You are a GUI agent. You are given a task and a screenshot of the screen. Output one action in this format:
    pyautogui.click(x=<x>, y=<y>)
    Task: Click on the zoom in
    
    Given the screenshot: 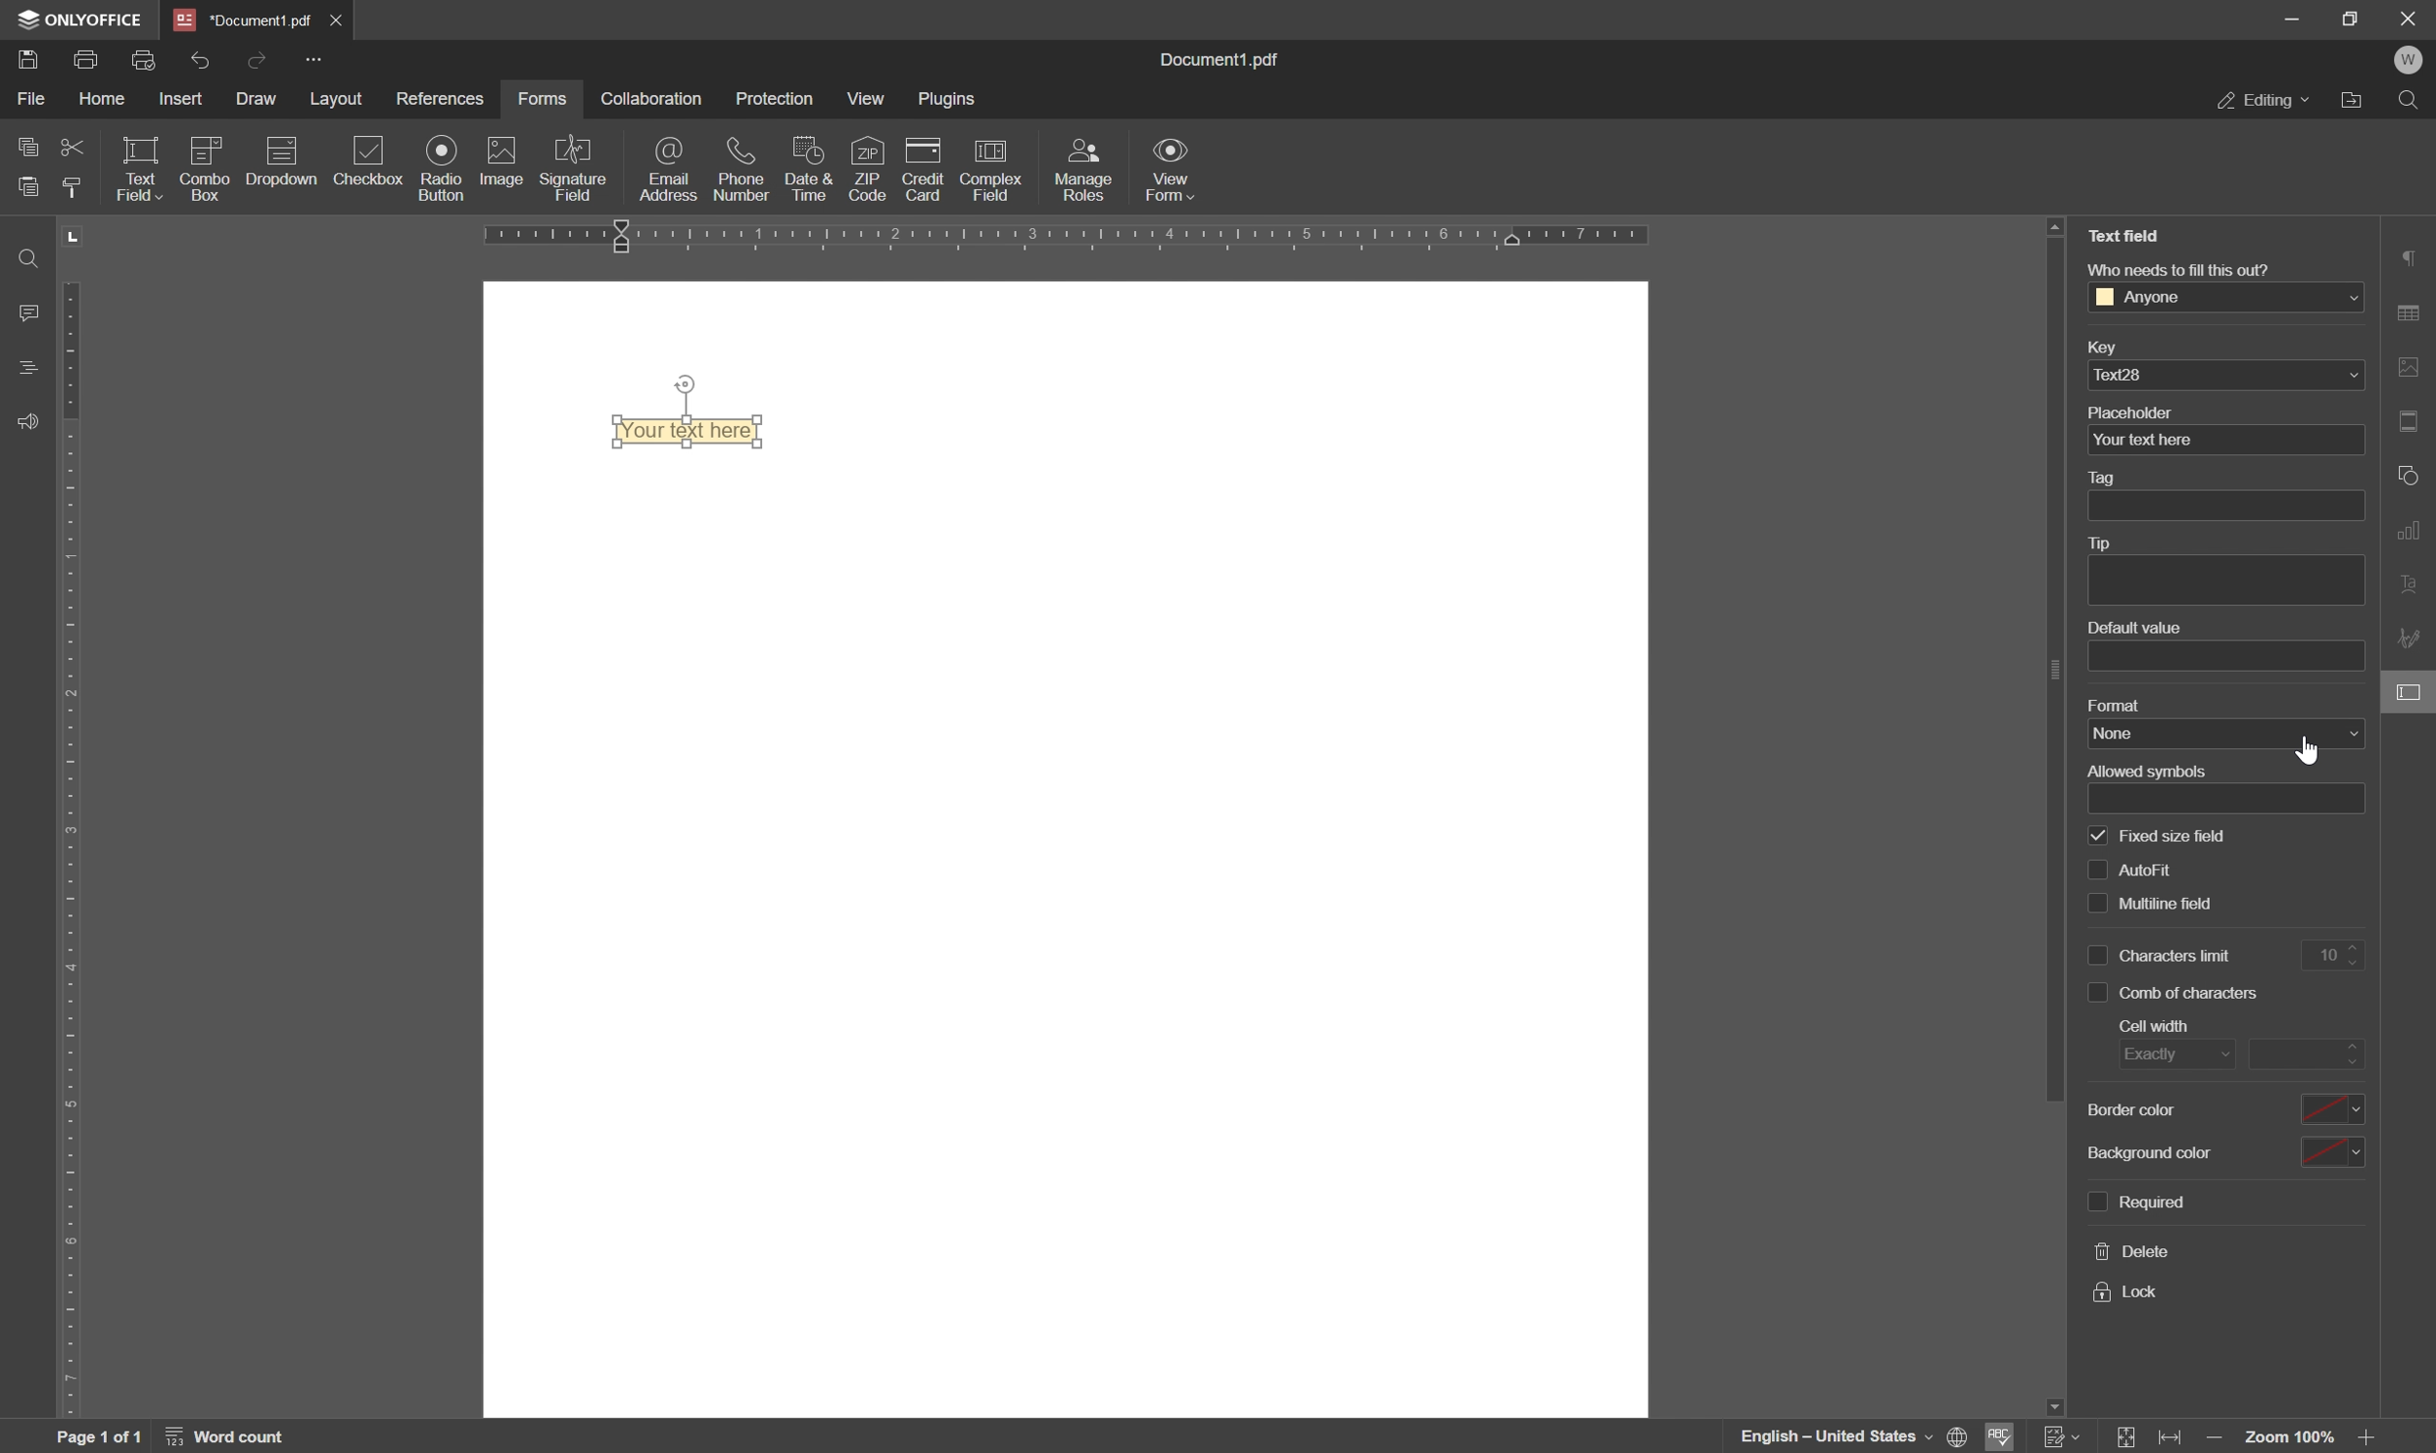 What is the action you would take?
    pyautogui.click(x=2221, y=1438)
    